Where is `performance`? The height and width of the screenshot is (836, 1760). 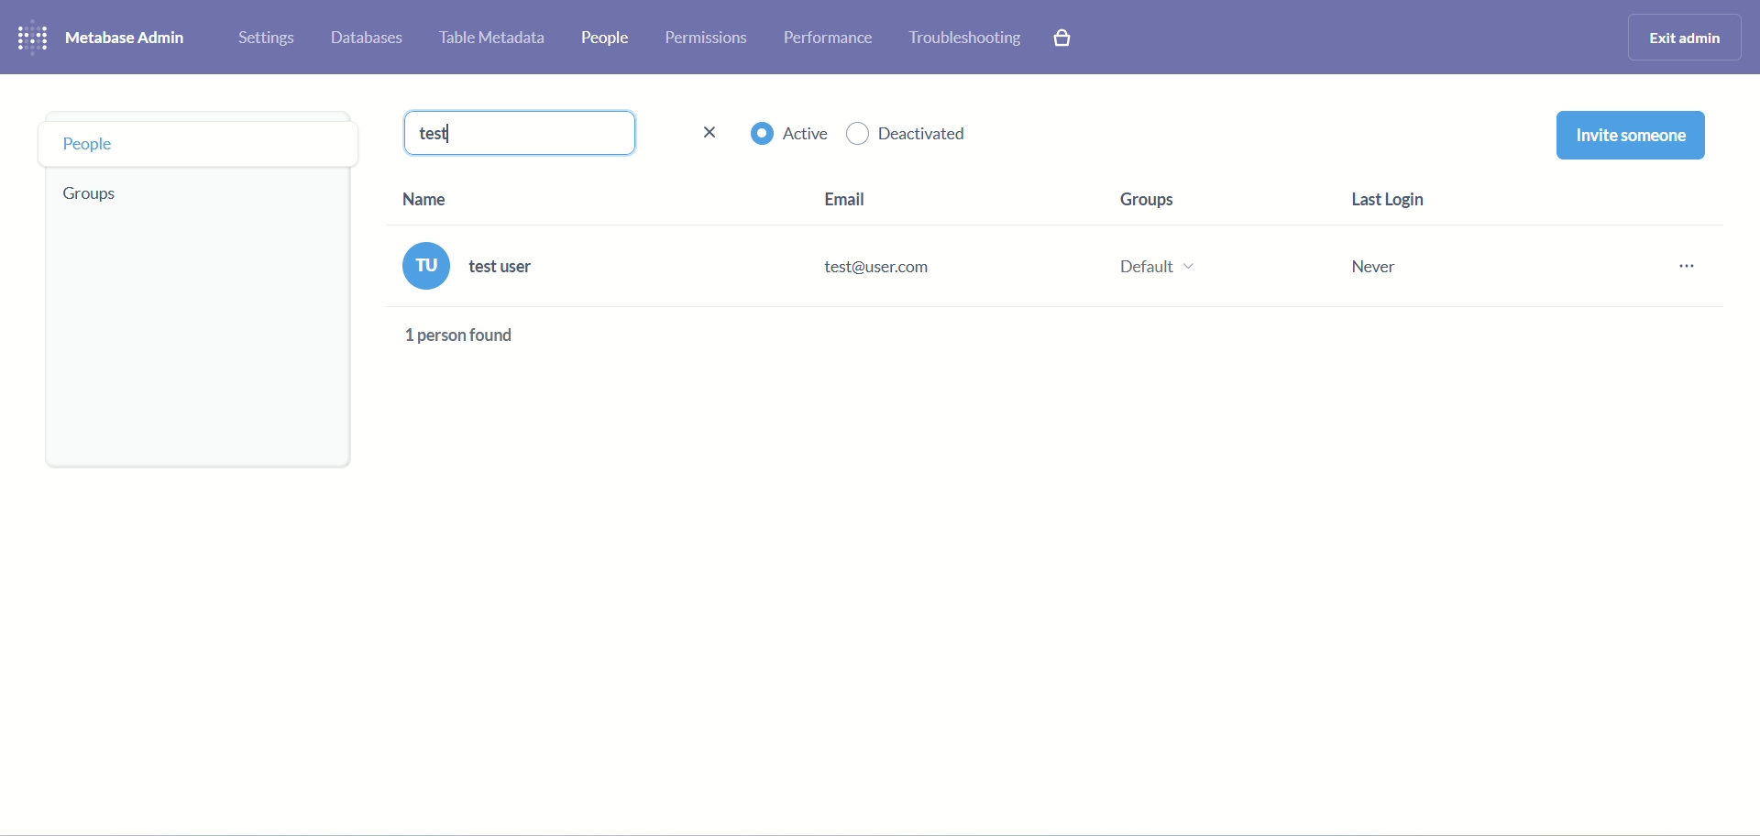 performance is located at coordinates (830, 37).